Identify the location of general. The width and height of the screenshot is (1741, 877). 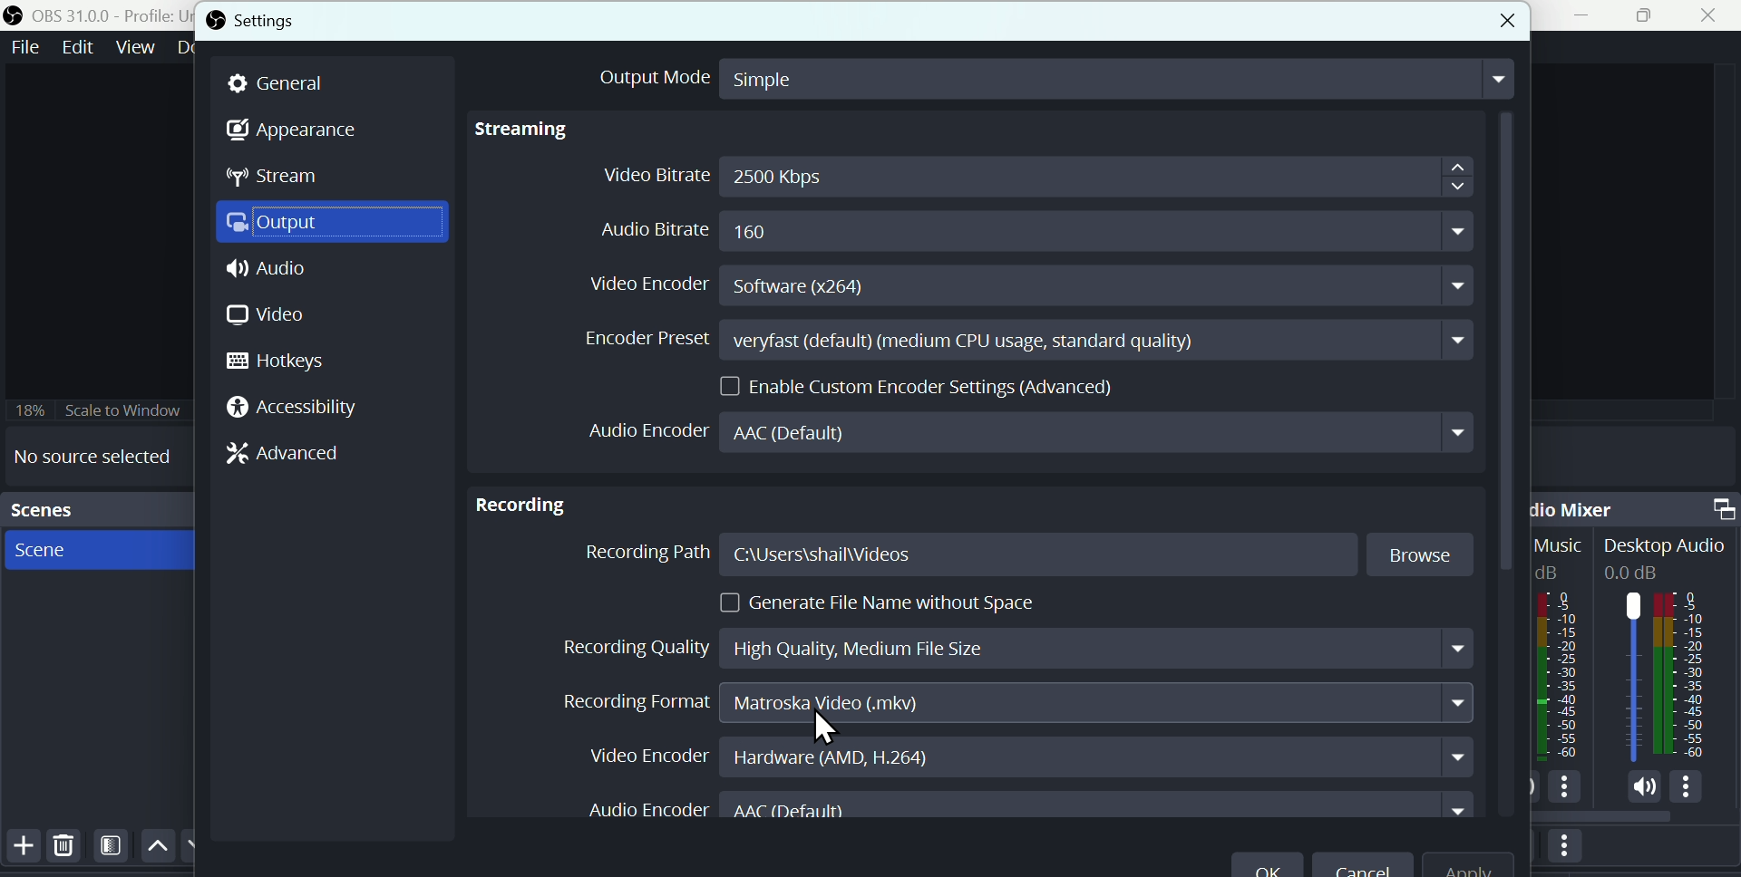
(299, 81).